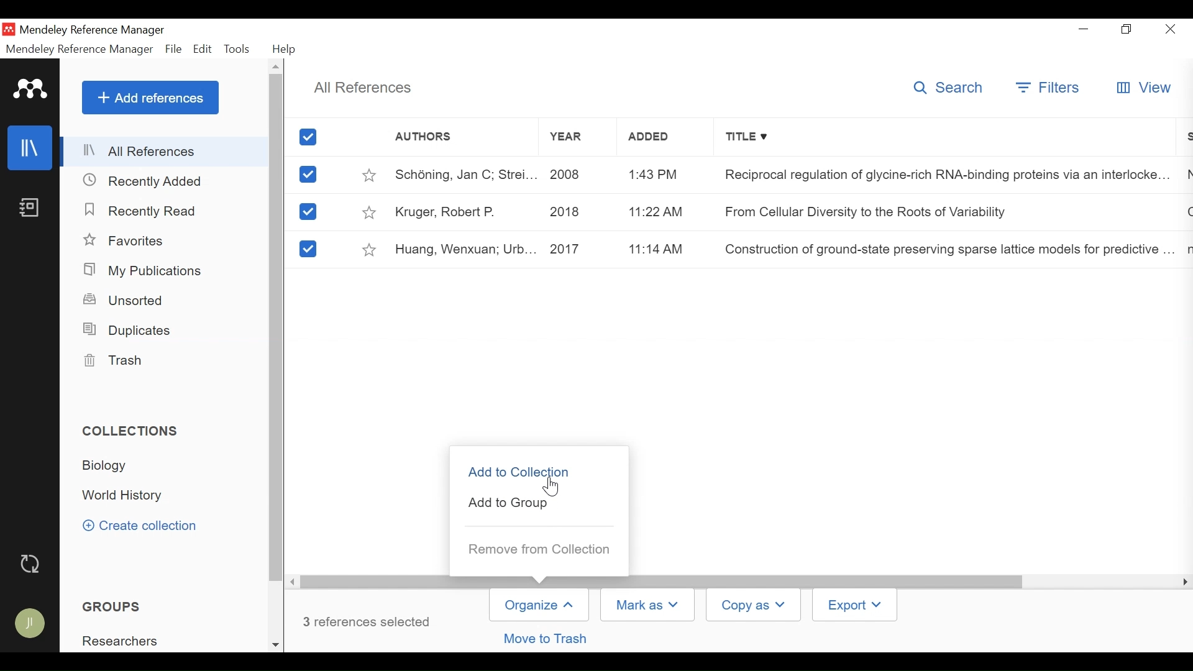  What do you see at coordinates (30, 91) in the screenshot?
I see `Mendeley Logo` at bounding box center [30, 91].